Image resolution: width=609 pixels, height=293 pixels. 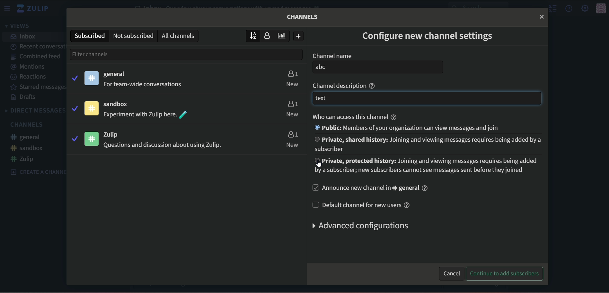 I want to click on poll, so click(x=284, y=36).